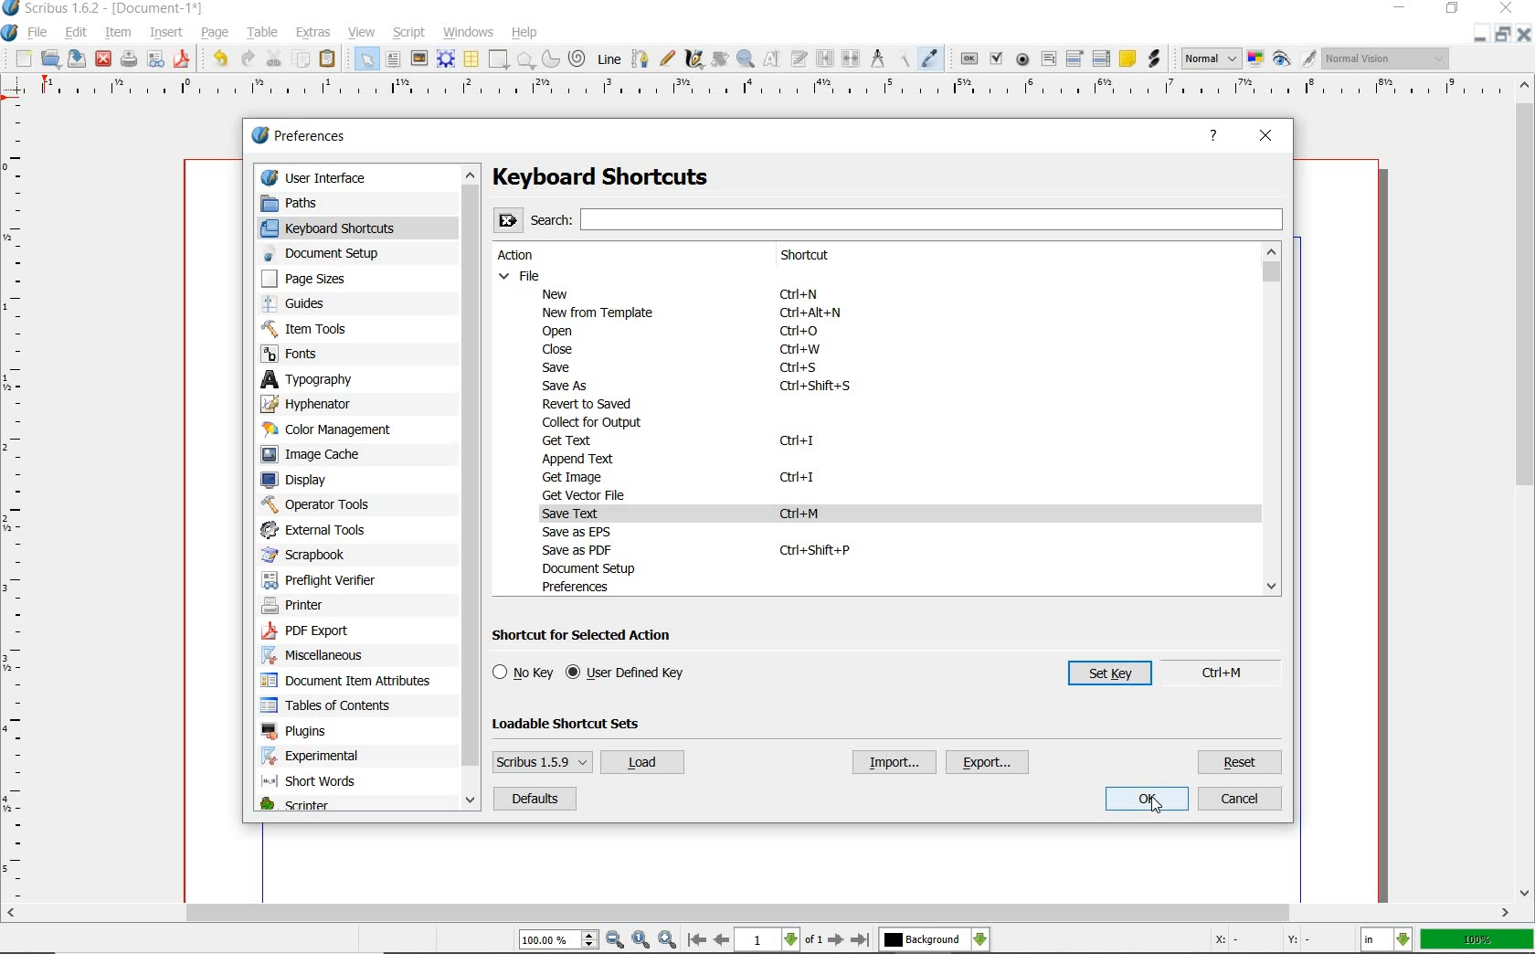  I want to click on reset, so click(1241, 762).